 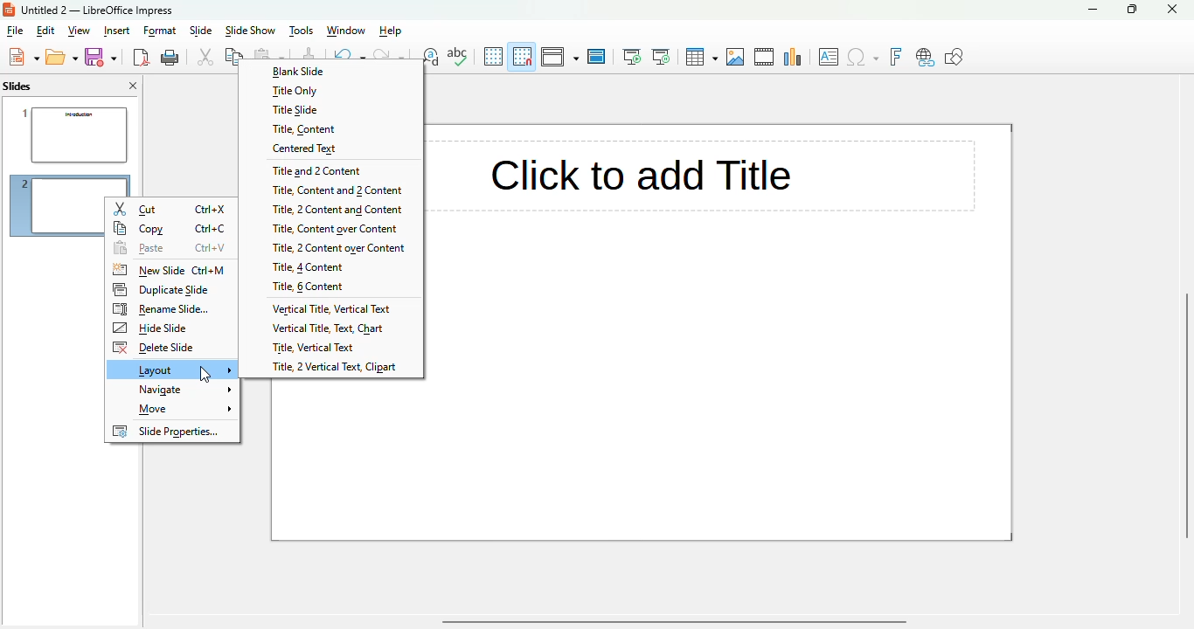 I want to click on vertical scrollbar, so click(x=1186, y=416).